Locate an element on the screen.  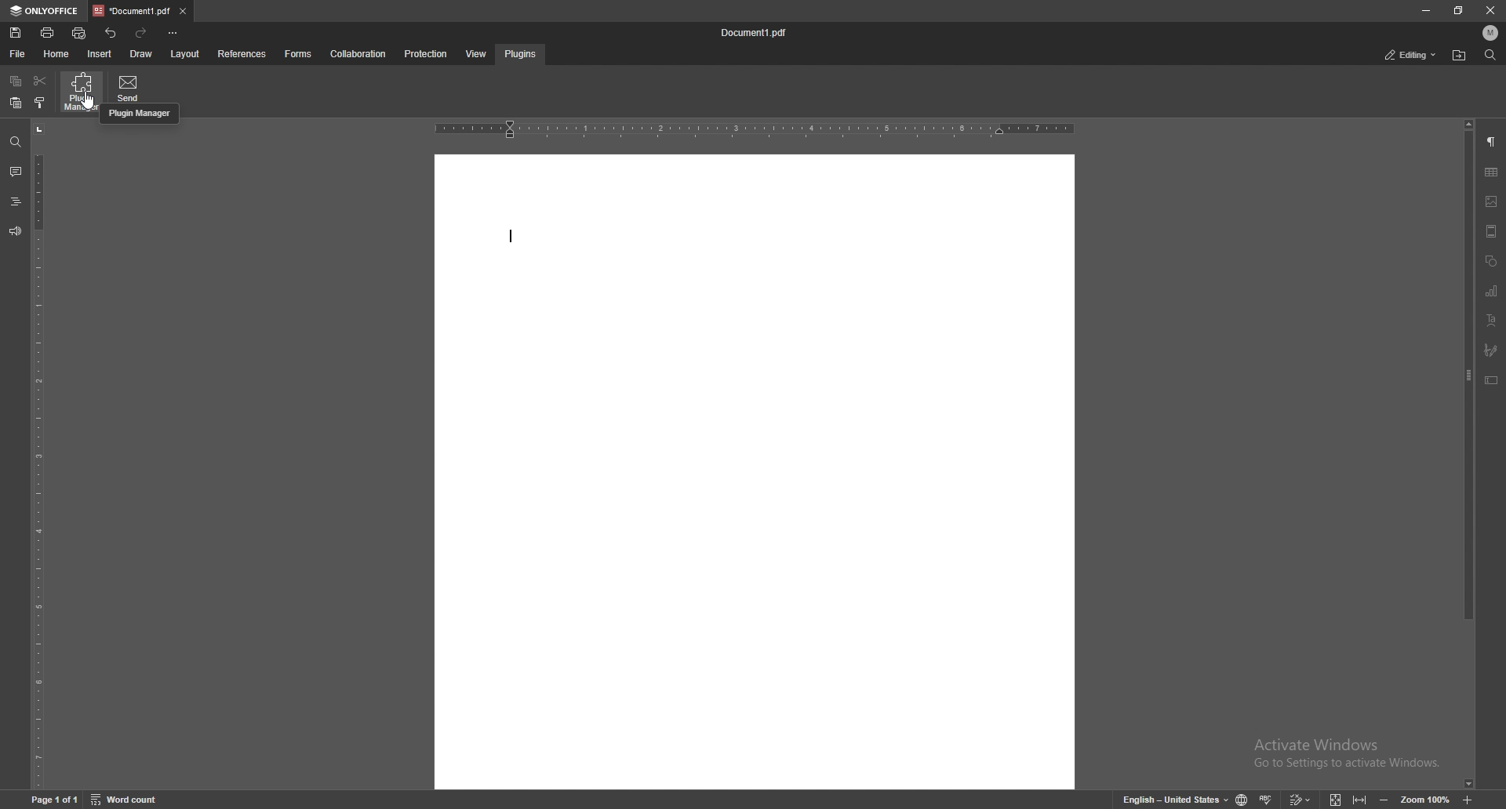
comment is located at coordinates (15, 172).